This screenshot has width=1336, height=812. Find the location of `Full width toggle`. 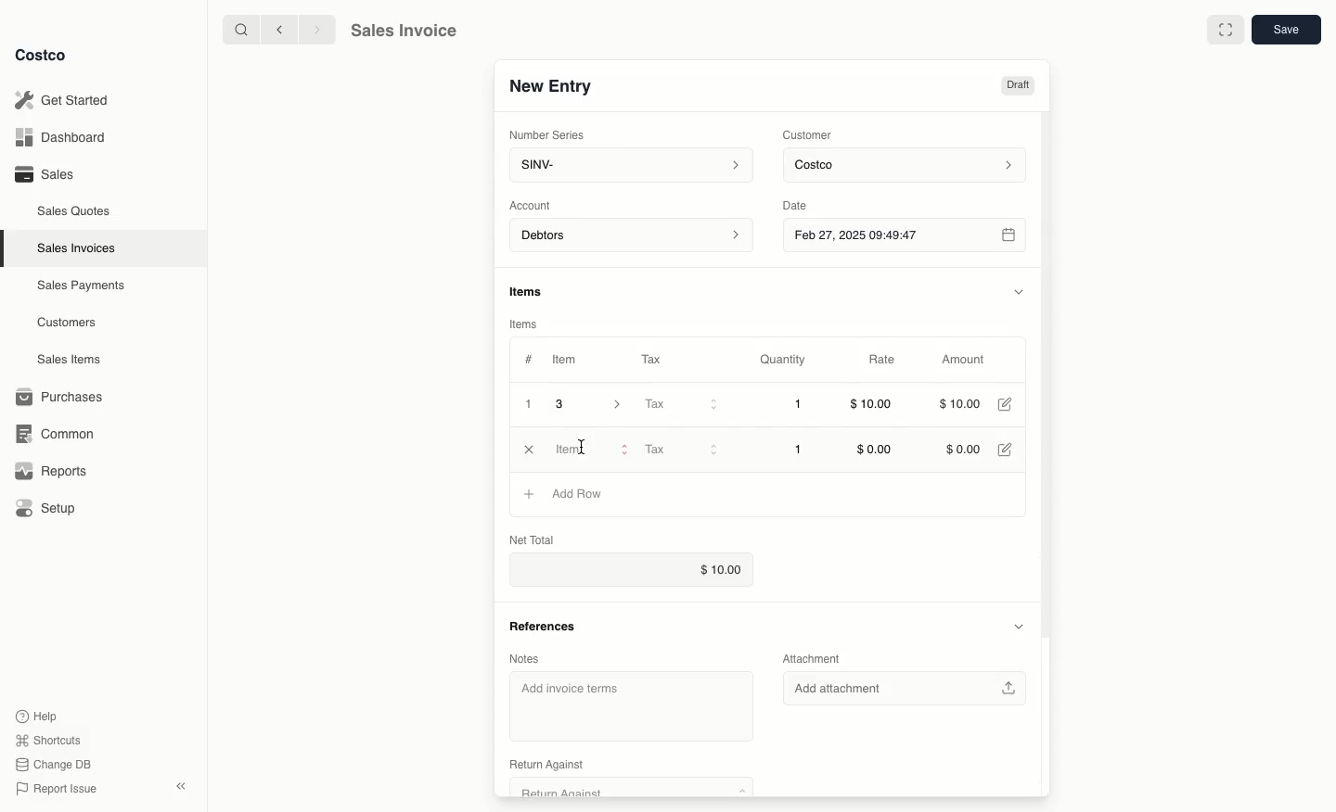

Full width toggle is located at coordinates (1225, 30).